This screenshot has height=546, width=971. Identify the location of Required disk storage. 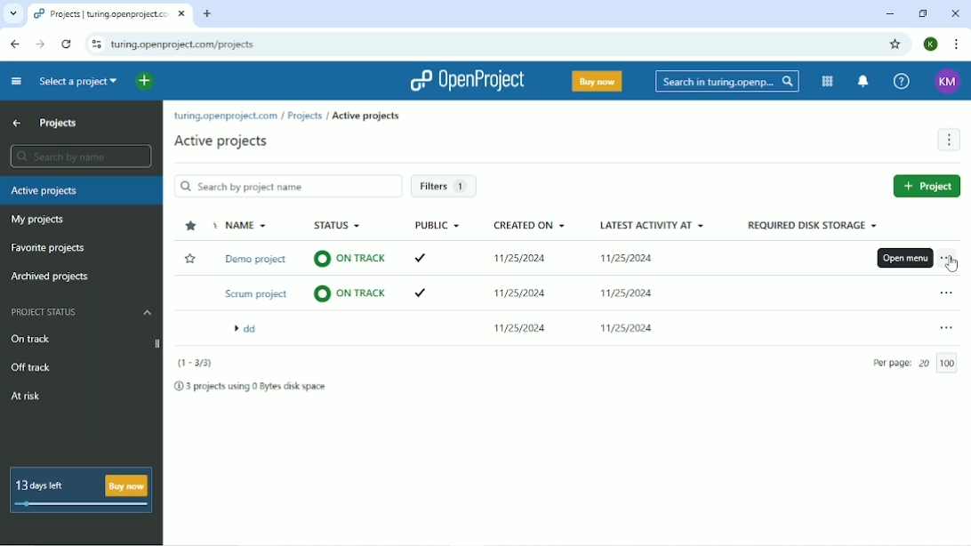
(811, 227).